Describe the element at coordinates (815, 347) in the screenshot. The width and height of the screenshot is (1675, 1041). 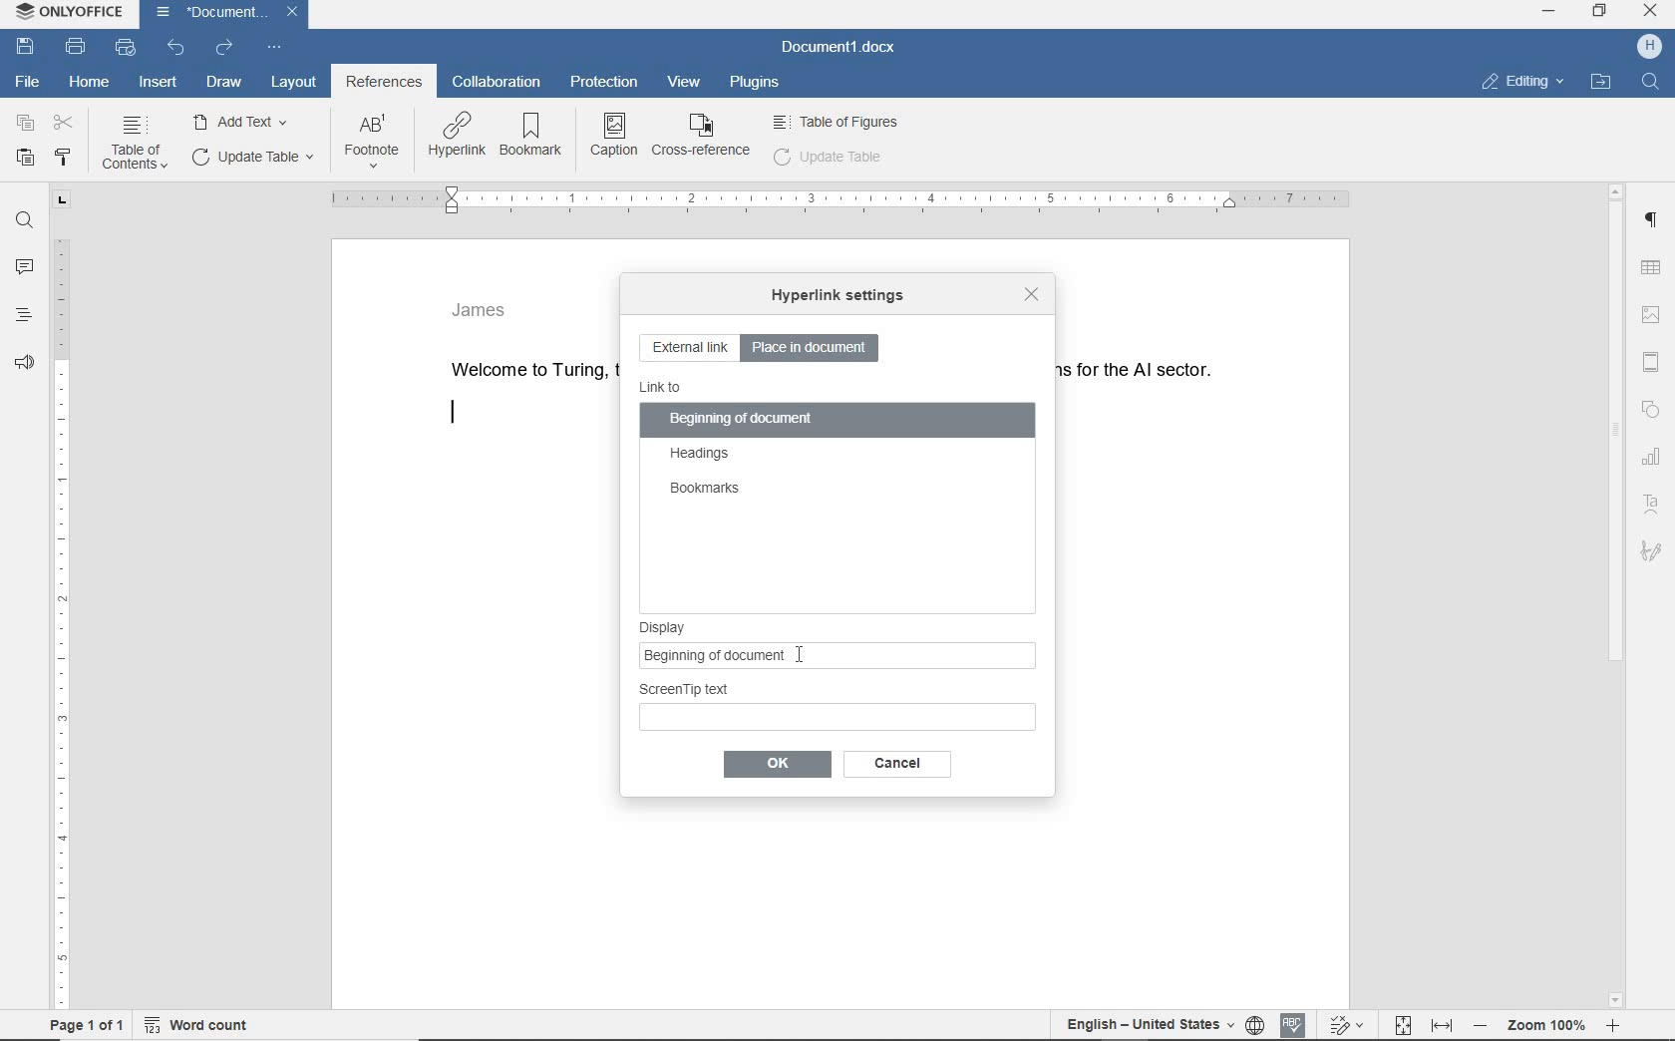
I see `place in document` at that location.